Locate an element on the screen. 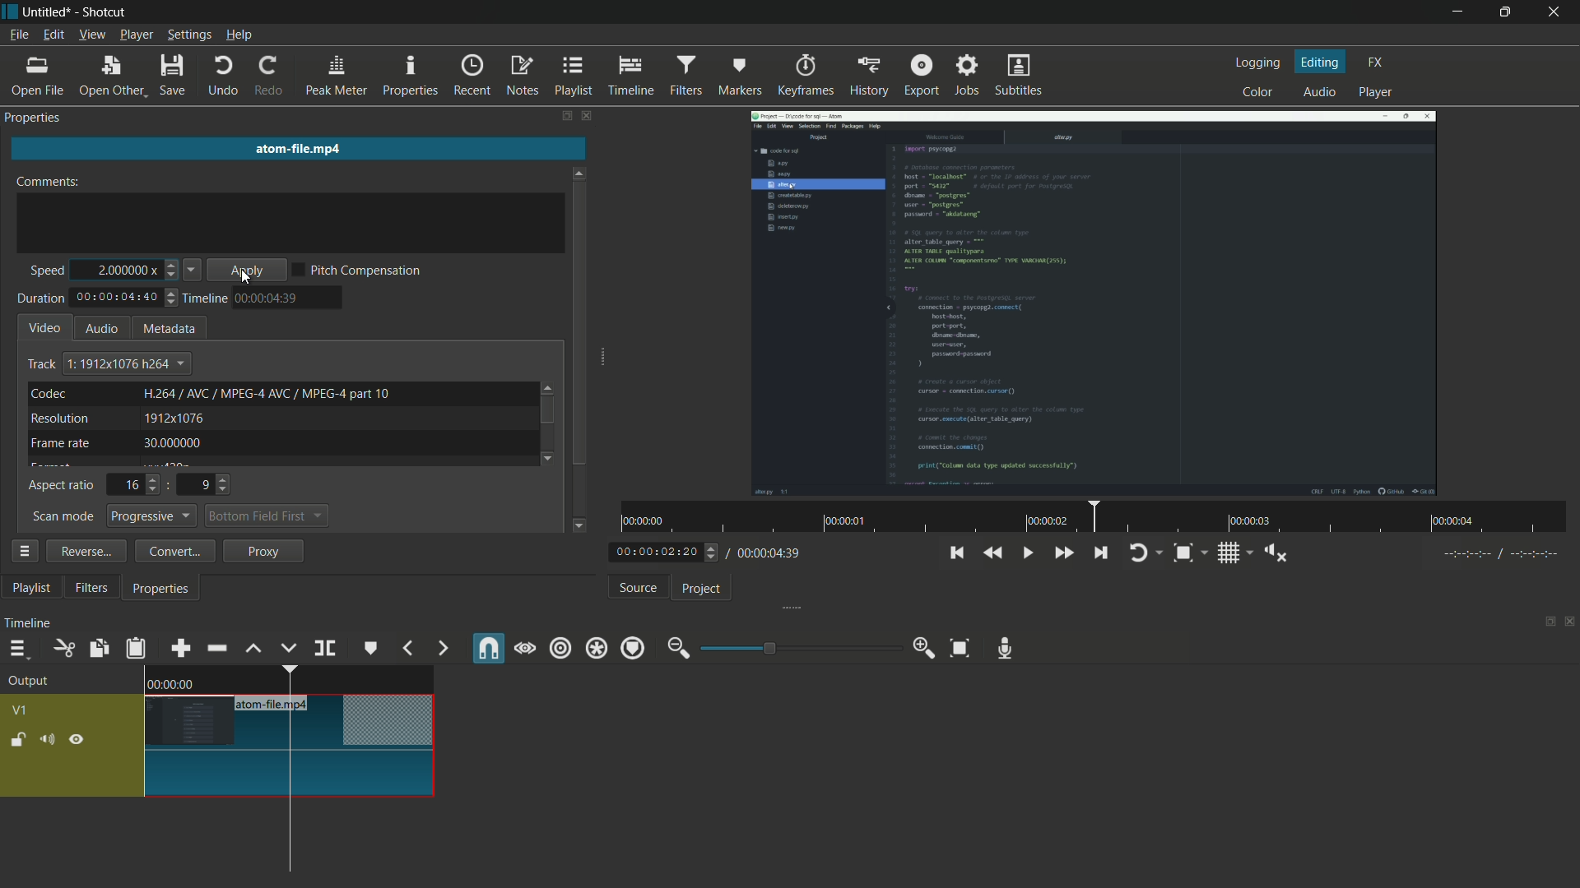 This screenshot has width=1580, height=888. color is located at coordinates (1258, 93).